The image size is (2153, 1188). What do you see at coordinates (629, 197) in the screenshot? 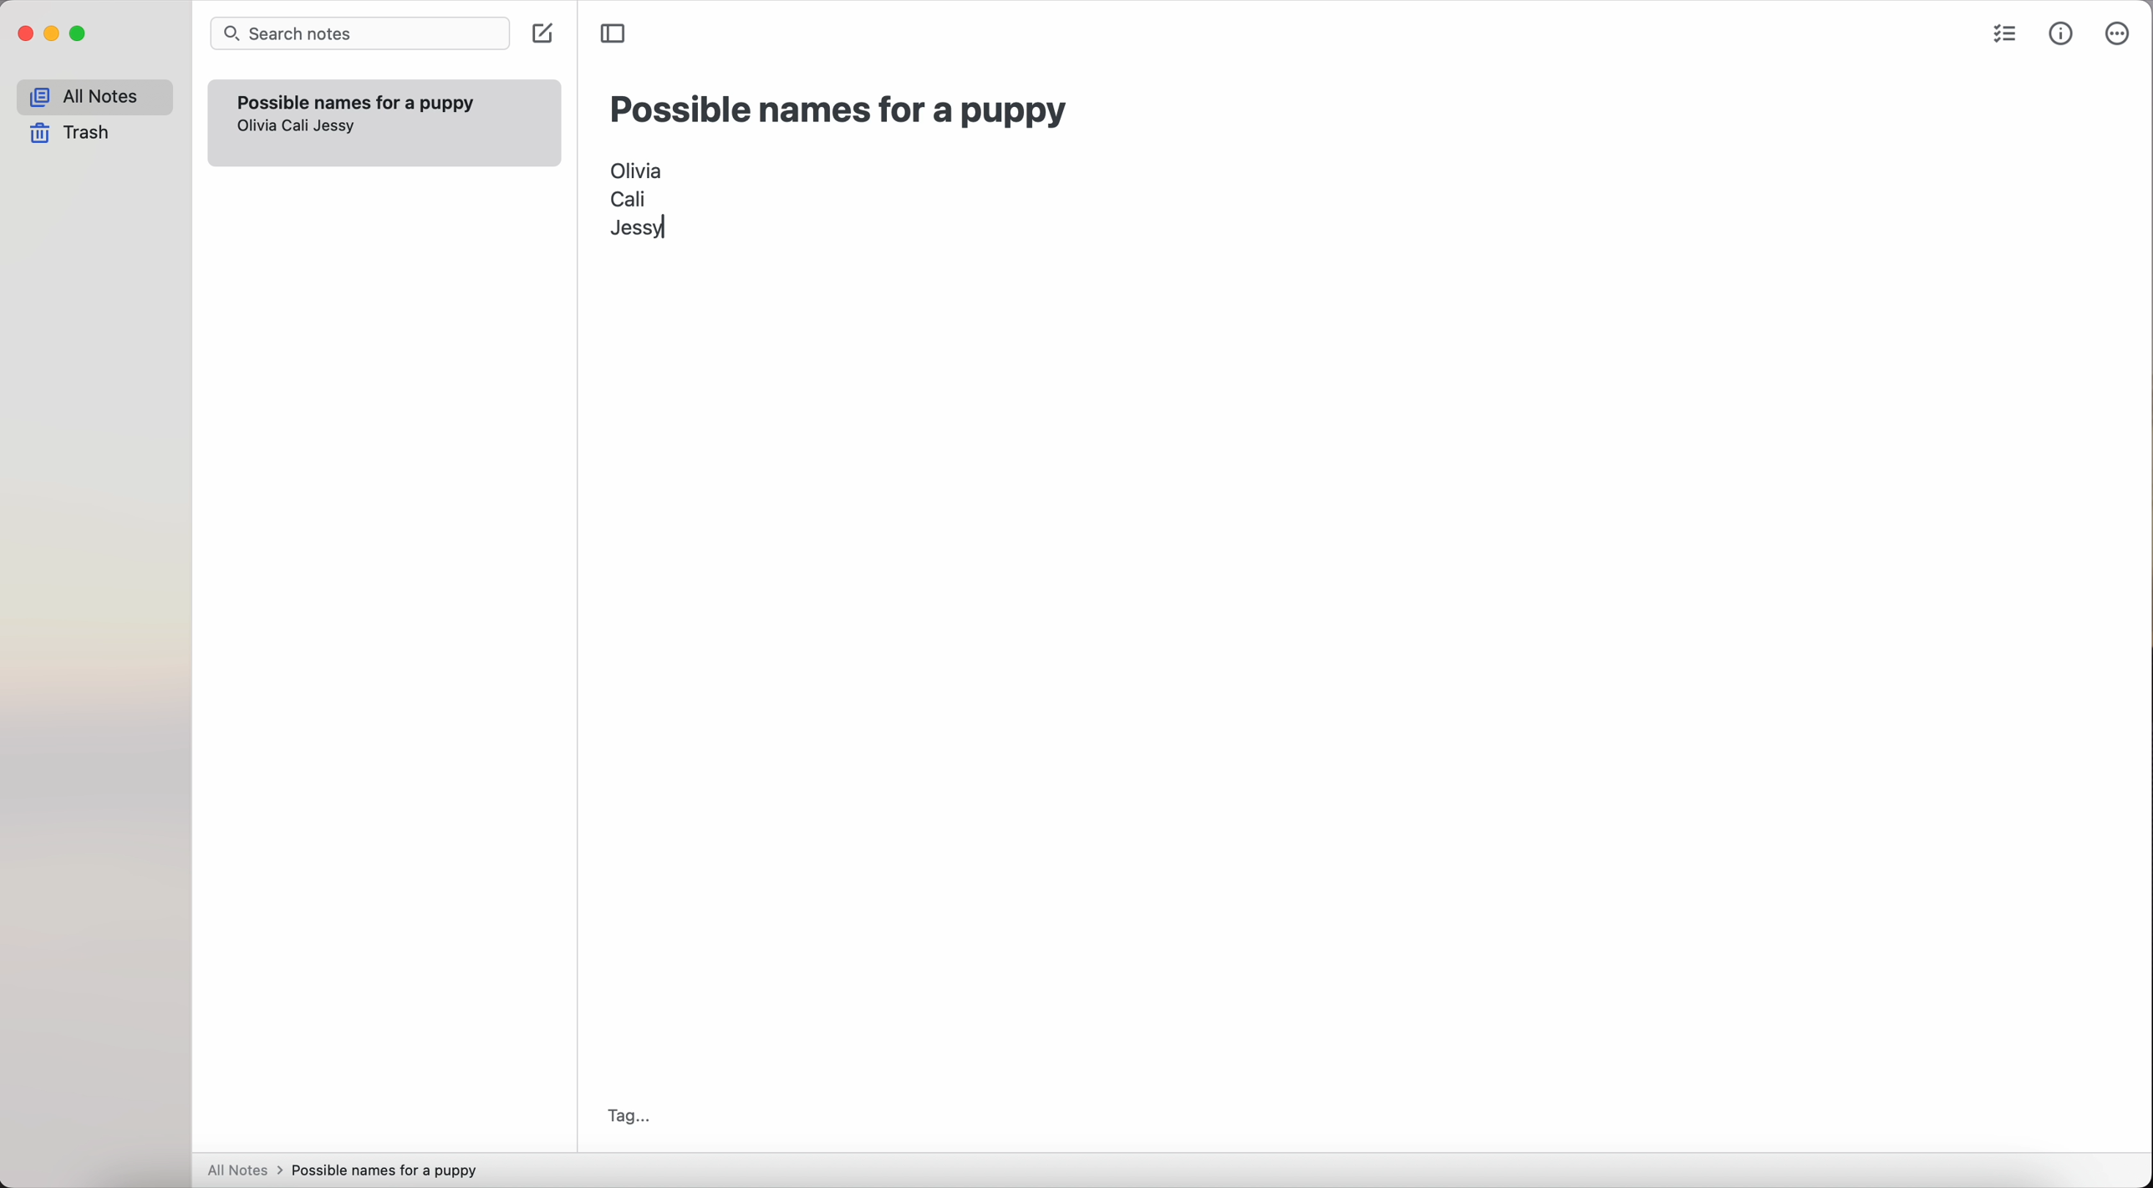
I see `Cali` at bounding box center [629, 197].